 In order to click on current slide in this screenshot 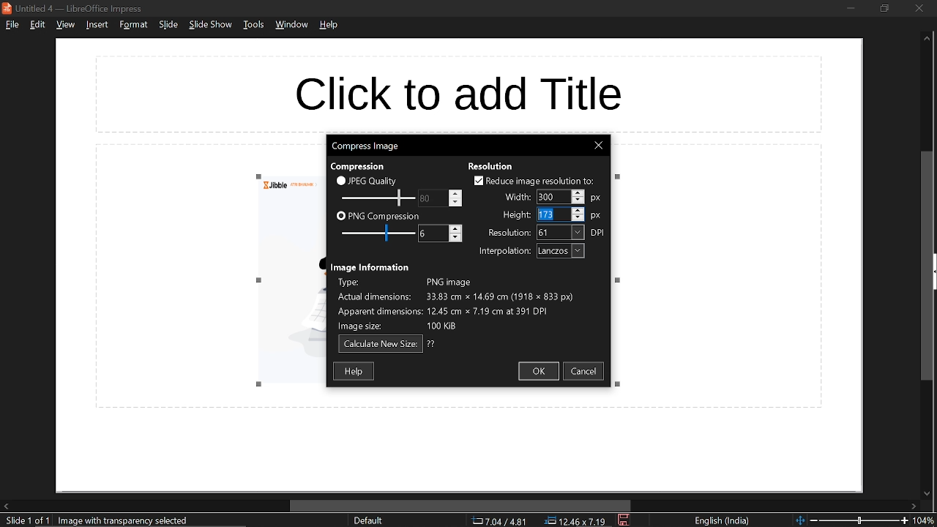, I will do `click(24, 521)`.